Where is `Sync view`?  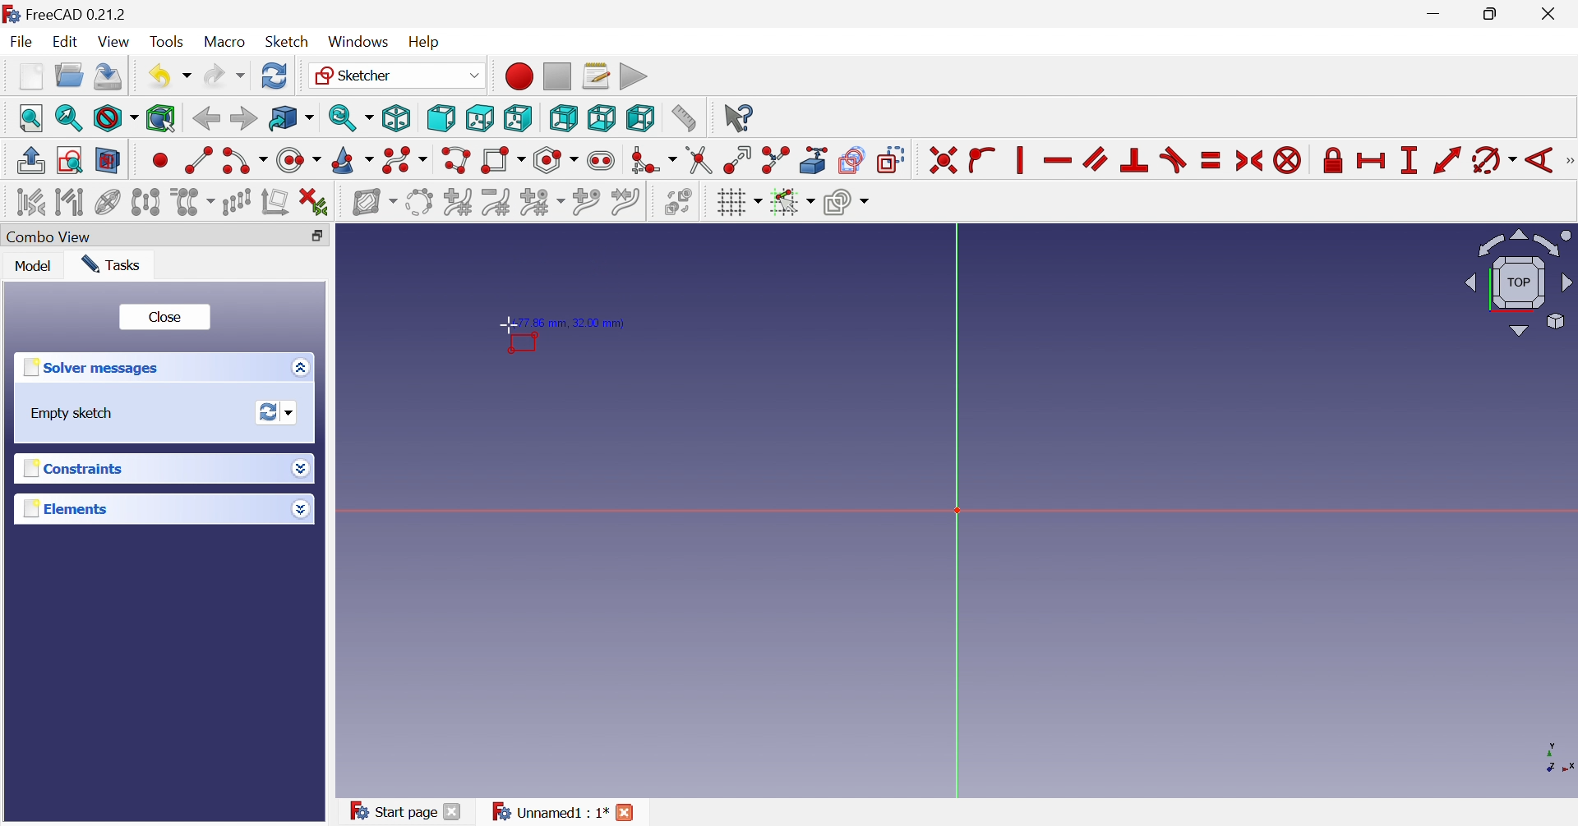 Sync view is located at coordinates (351, 117).